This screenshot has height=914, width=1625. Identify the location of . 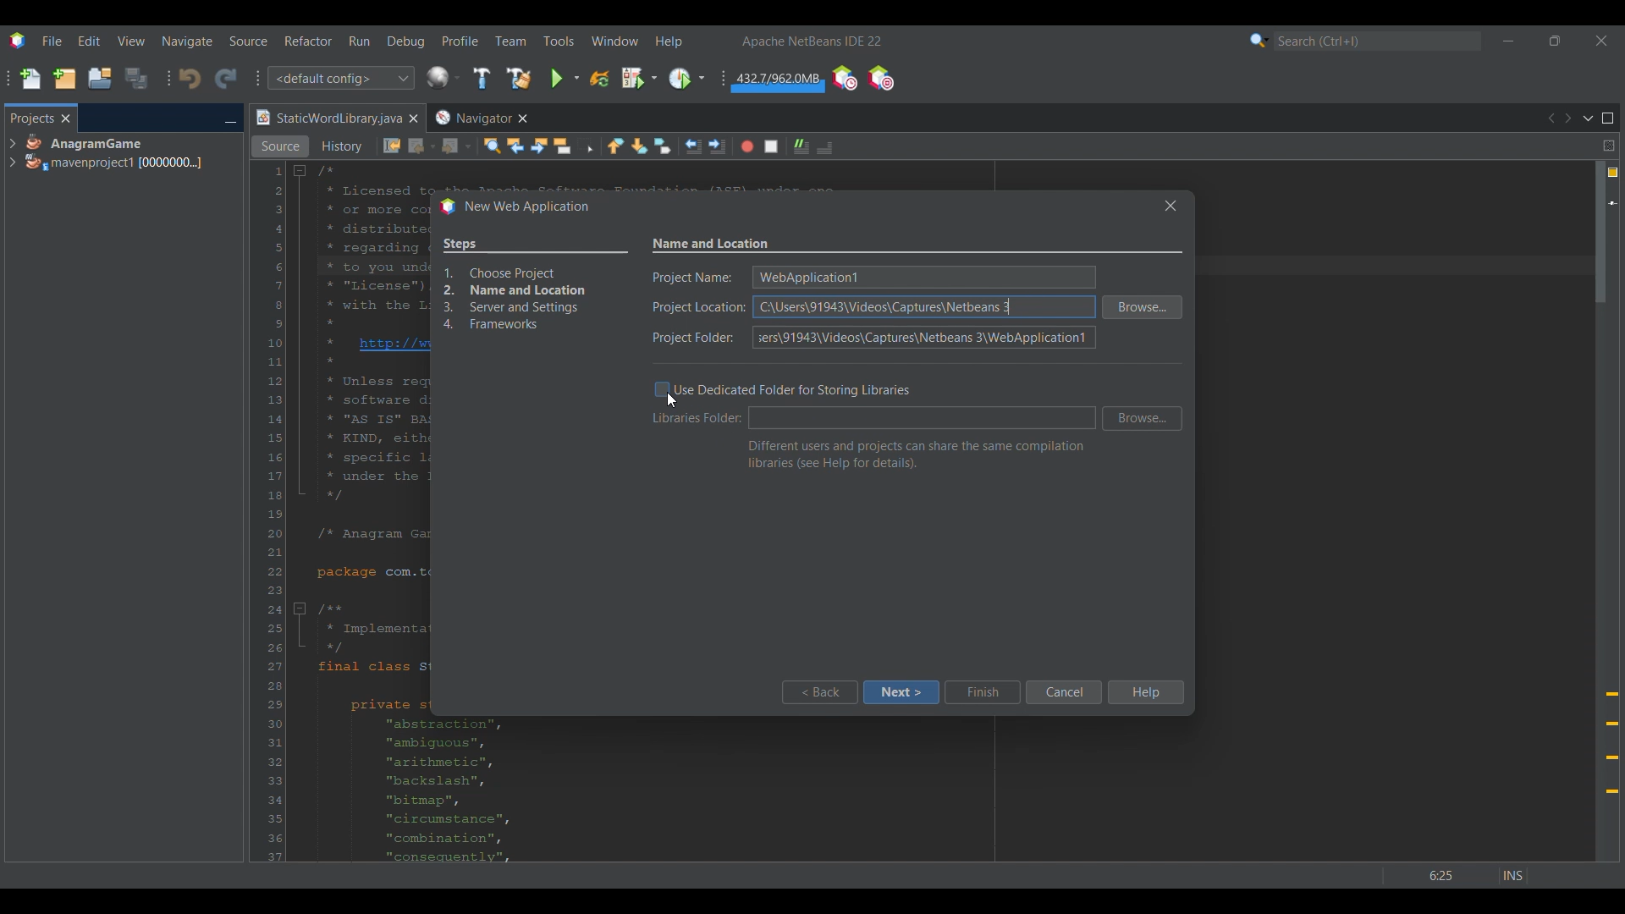
(1166, 205).